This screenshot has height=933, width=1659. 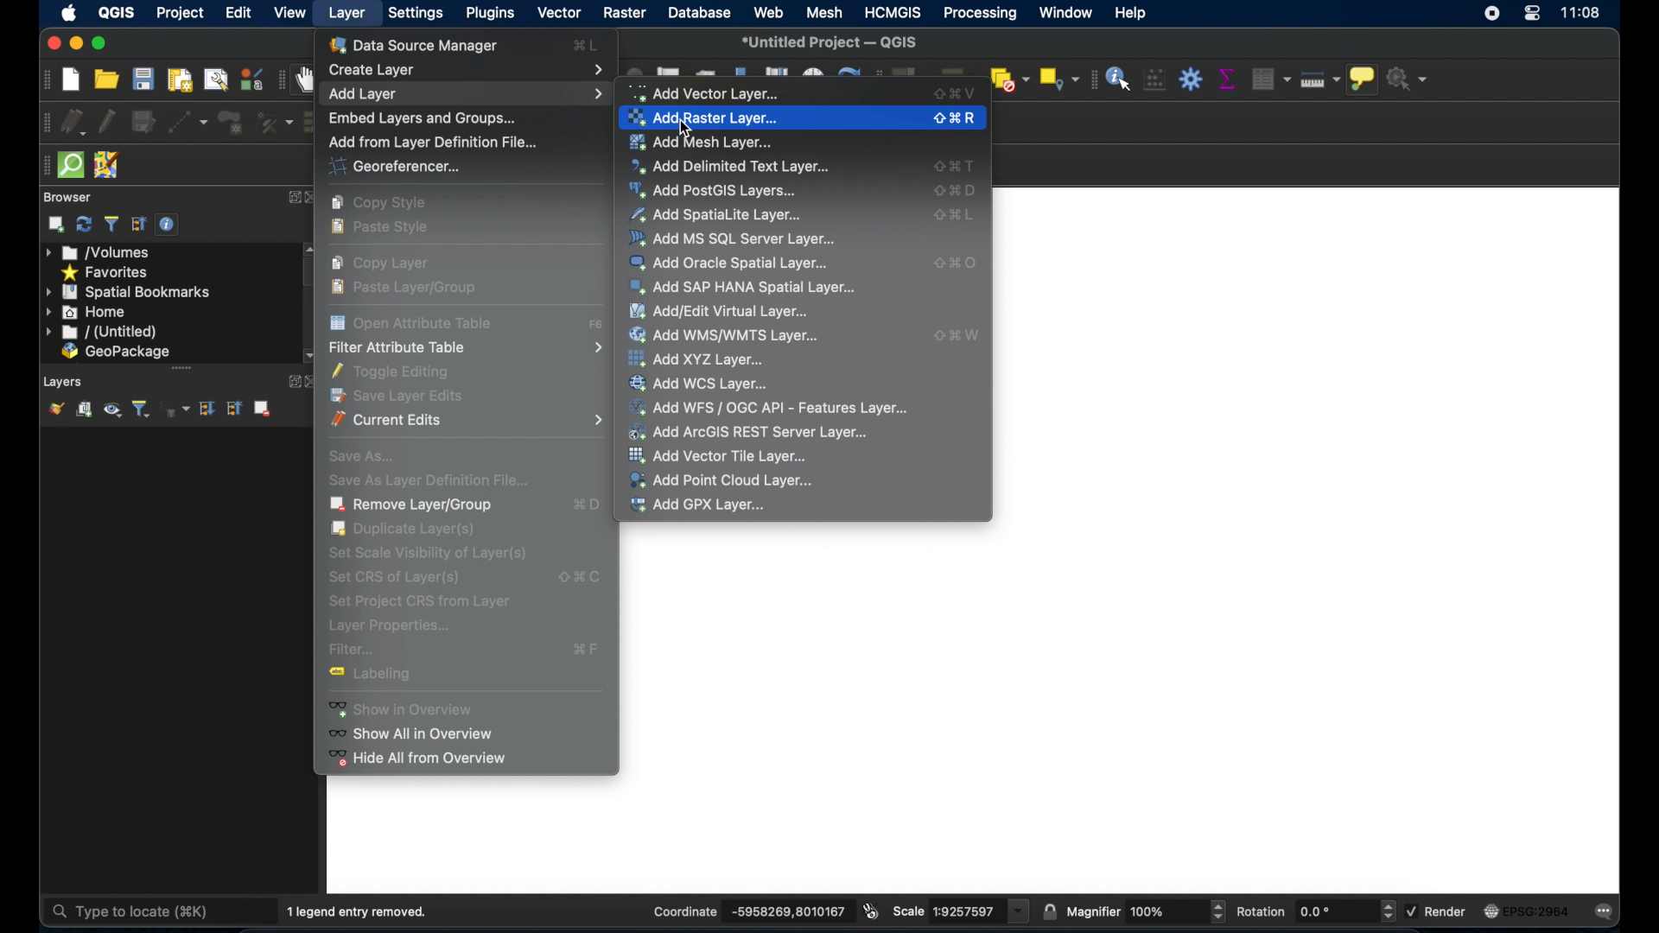 I want to click on raster, so click(x=625, y=14).